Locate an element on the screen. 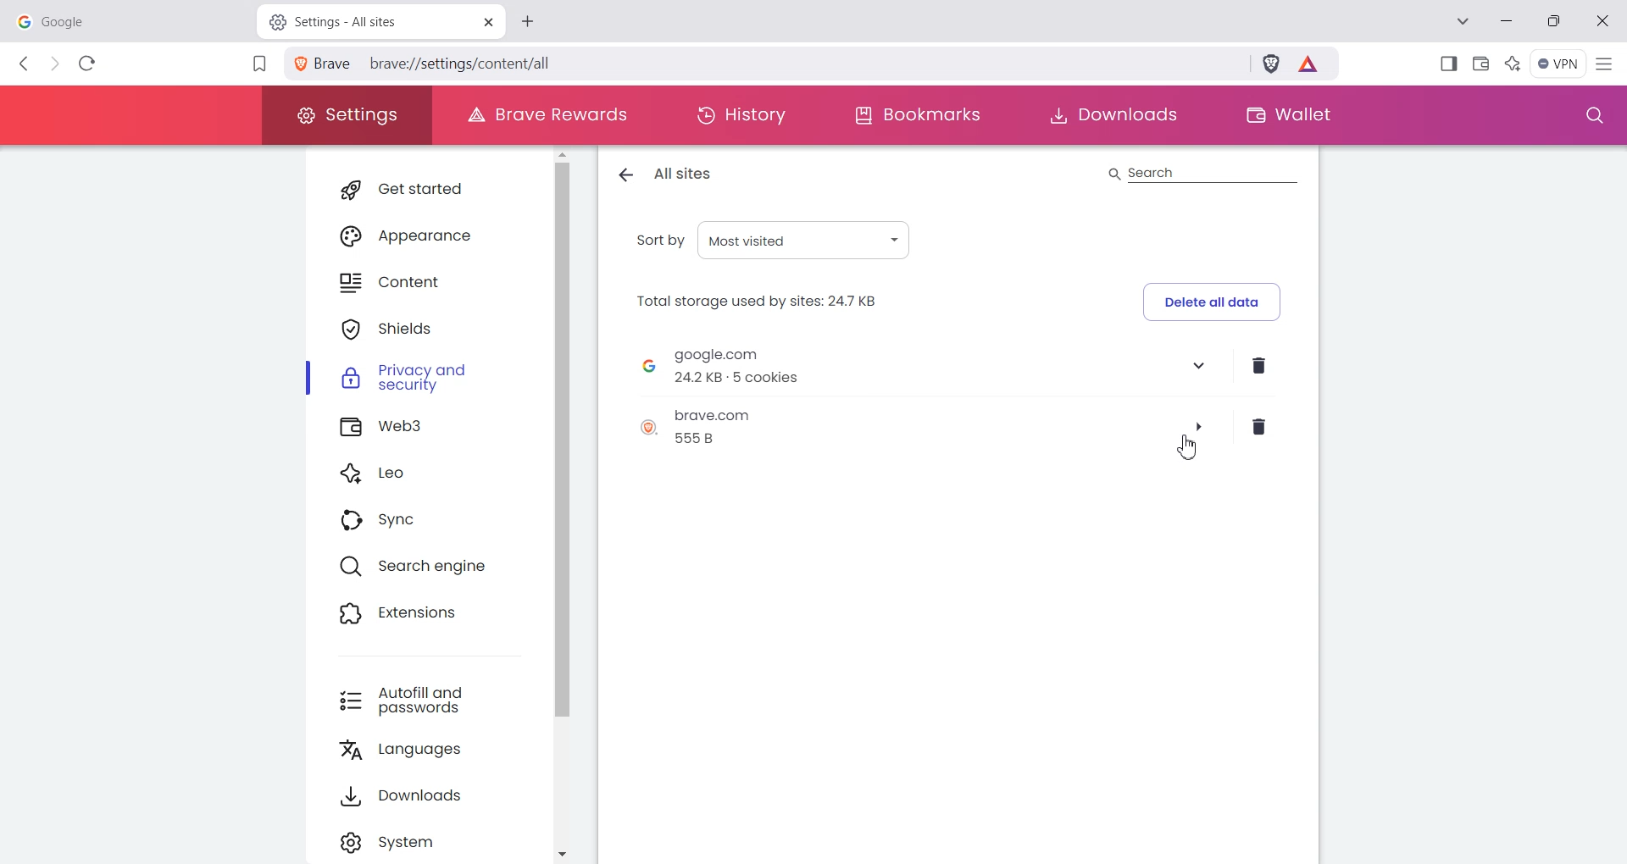  Hamburger Settings is located at coordinates (1608, 63).